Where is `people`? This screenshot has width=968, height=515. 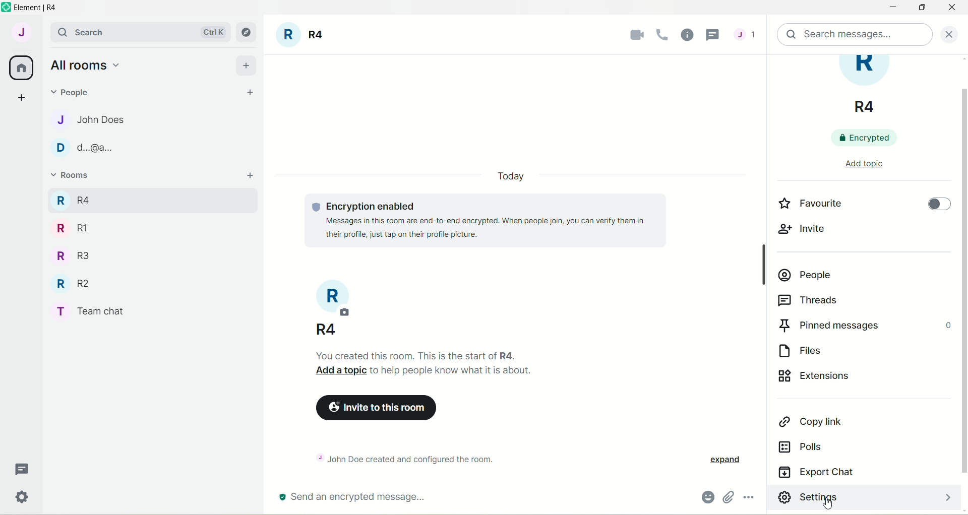
people is located at coordinates (74, 91).